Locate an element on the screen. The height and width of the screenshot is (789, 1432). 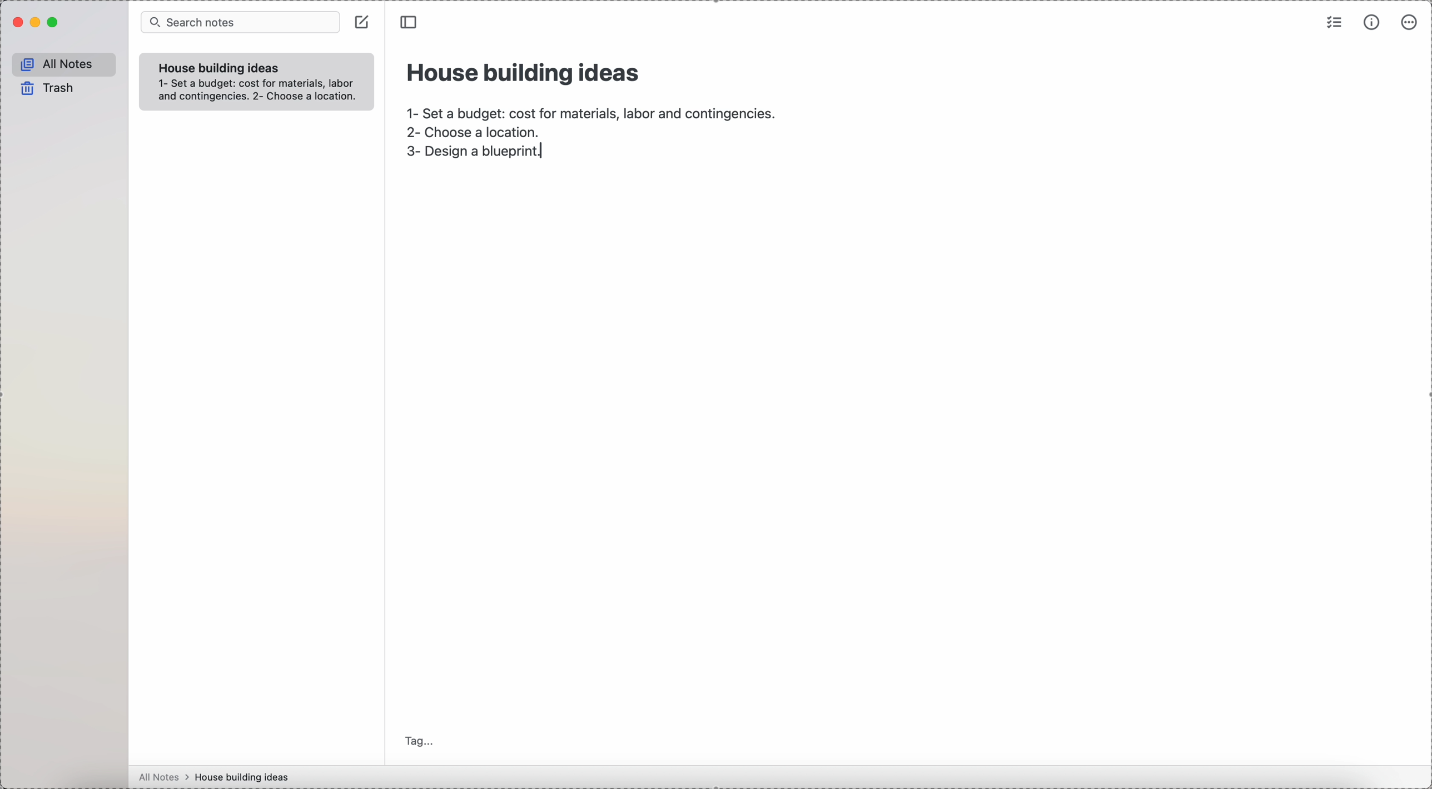
minimize Simplenote is located at coordinates (37, 24).